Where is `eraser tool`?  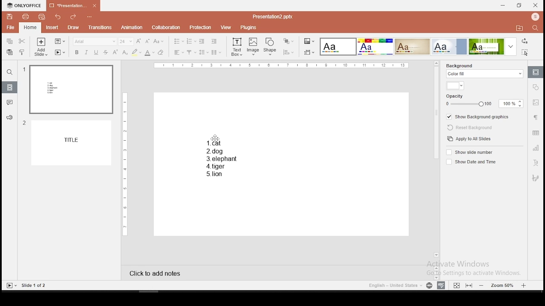
eraser tool is located at coordinates (162, 52).